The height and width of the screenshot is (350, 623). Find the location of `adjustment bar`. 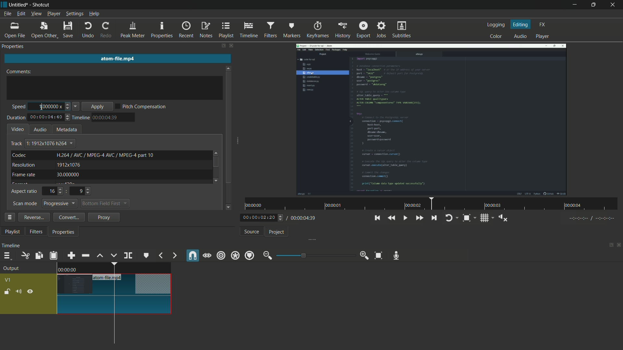

adjustment bar is located at coordinates (315, 255).